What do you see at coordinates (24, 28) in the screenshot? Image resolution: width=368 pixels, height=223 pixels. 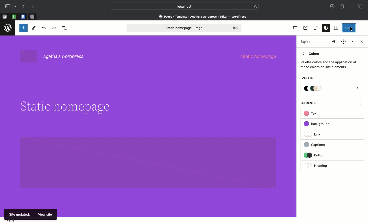 I see `Toggle blocker` at bounding box center [24, 28].